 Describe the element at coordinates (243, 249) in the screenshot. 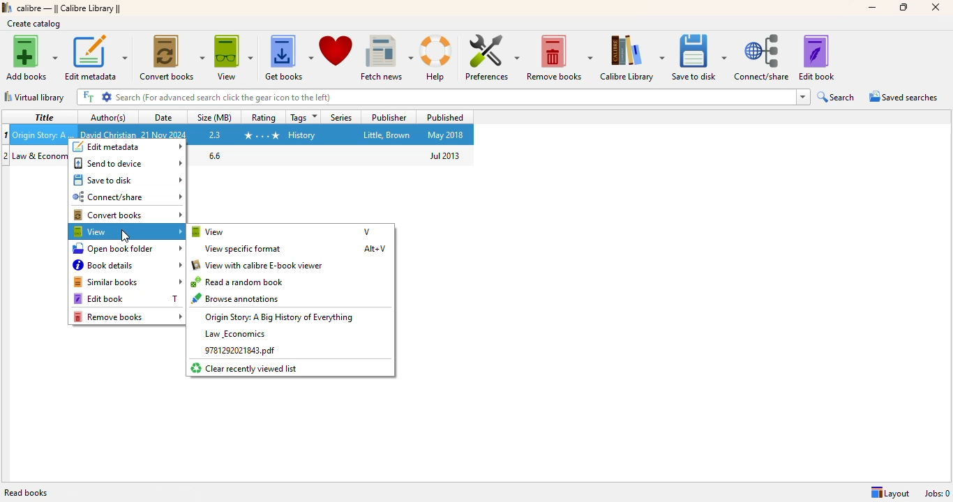

I see `view specific format` at that location.